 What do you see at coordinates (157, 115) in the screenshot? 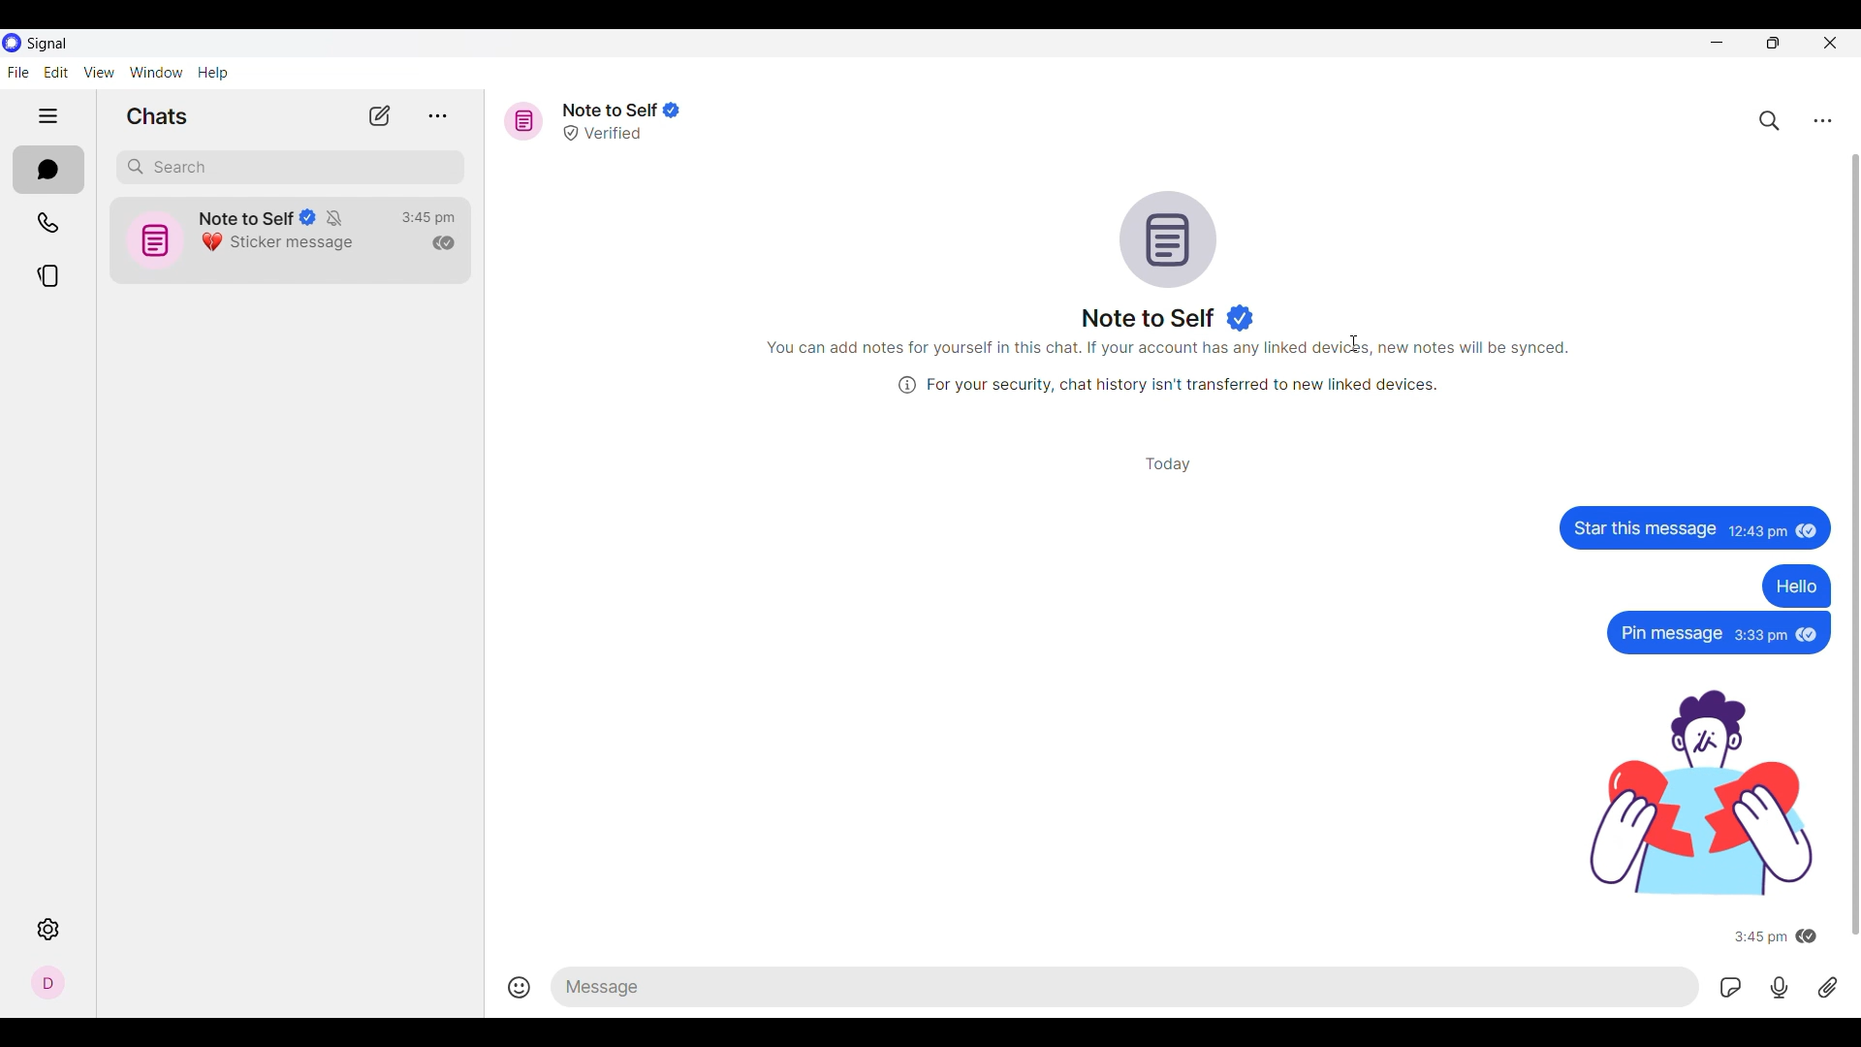
I see `Section title` at bounding box center [157, 115].